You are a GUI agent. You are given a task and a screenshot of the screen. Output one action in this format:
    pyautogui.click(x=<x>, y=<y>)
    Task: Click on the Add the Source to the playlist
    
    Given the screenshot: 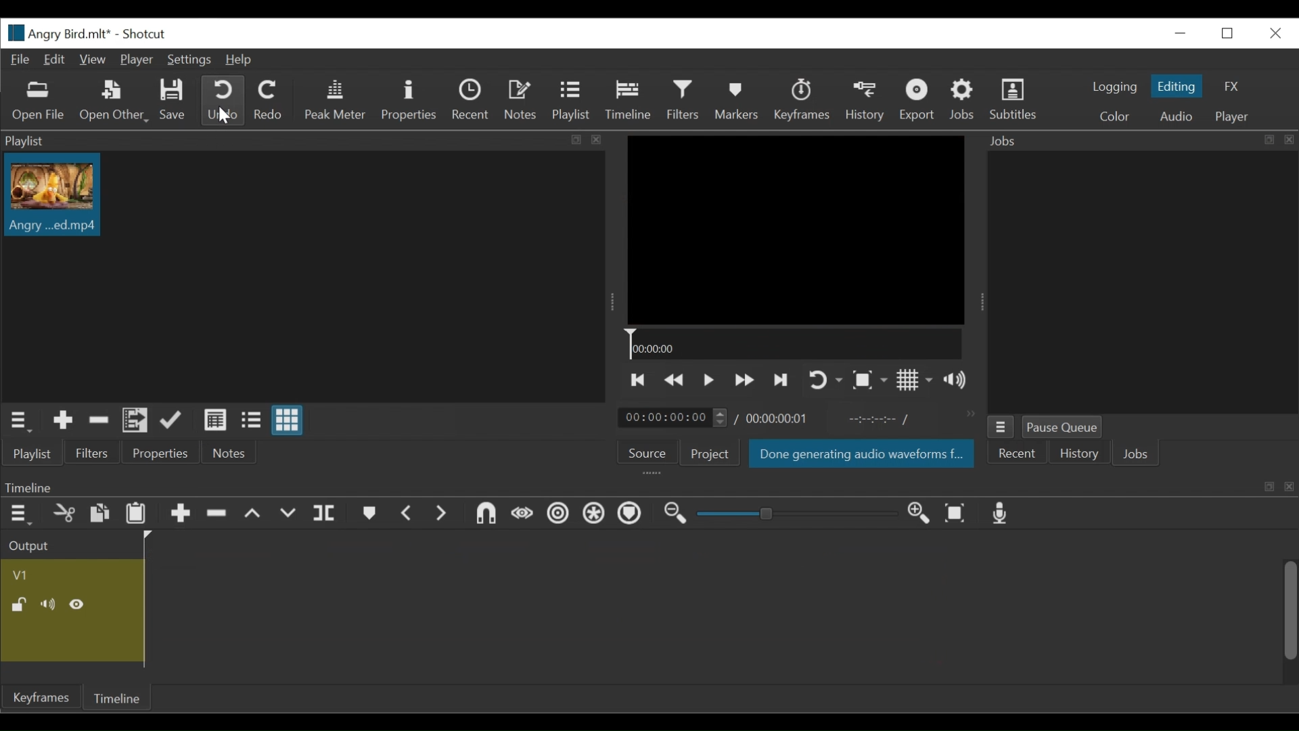 What is the action you would take?
    pyautogui.click(x=62, y=420)
    